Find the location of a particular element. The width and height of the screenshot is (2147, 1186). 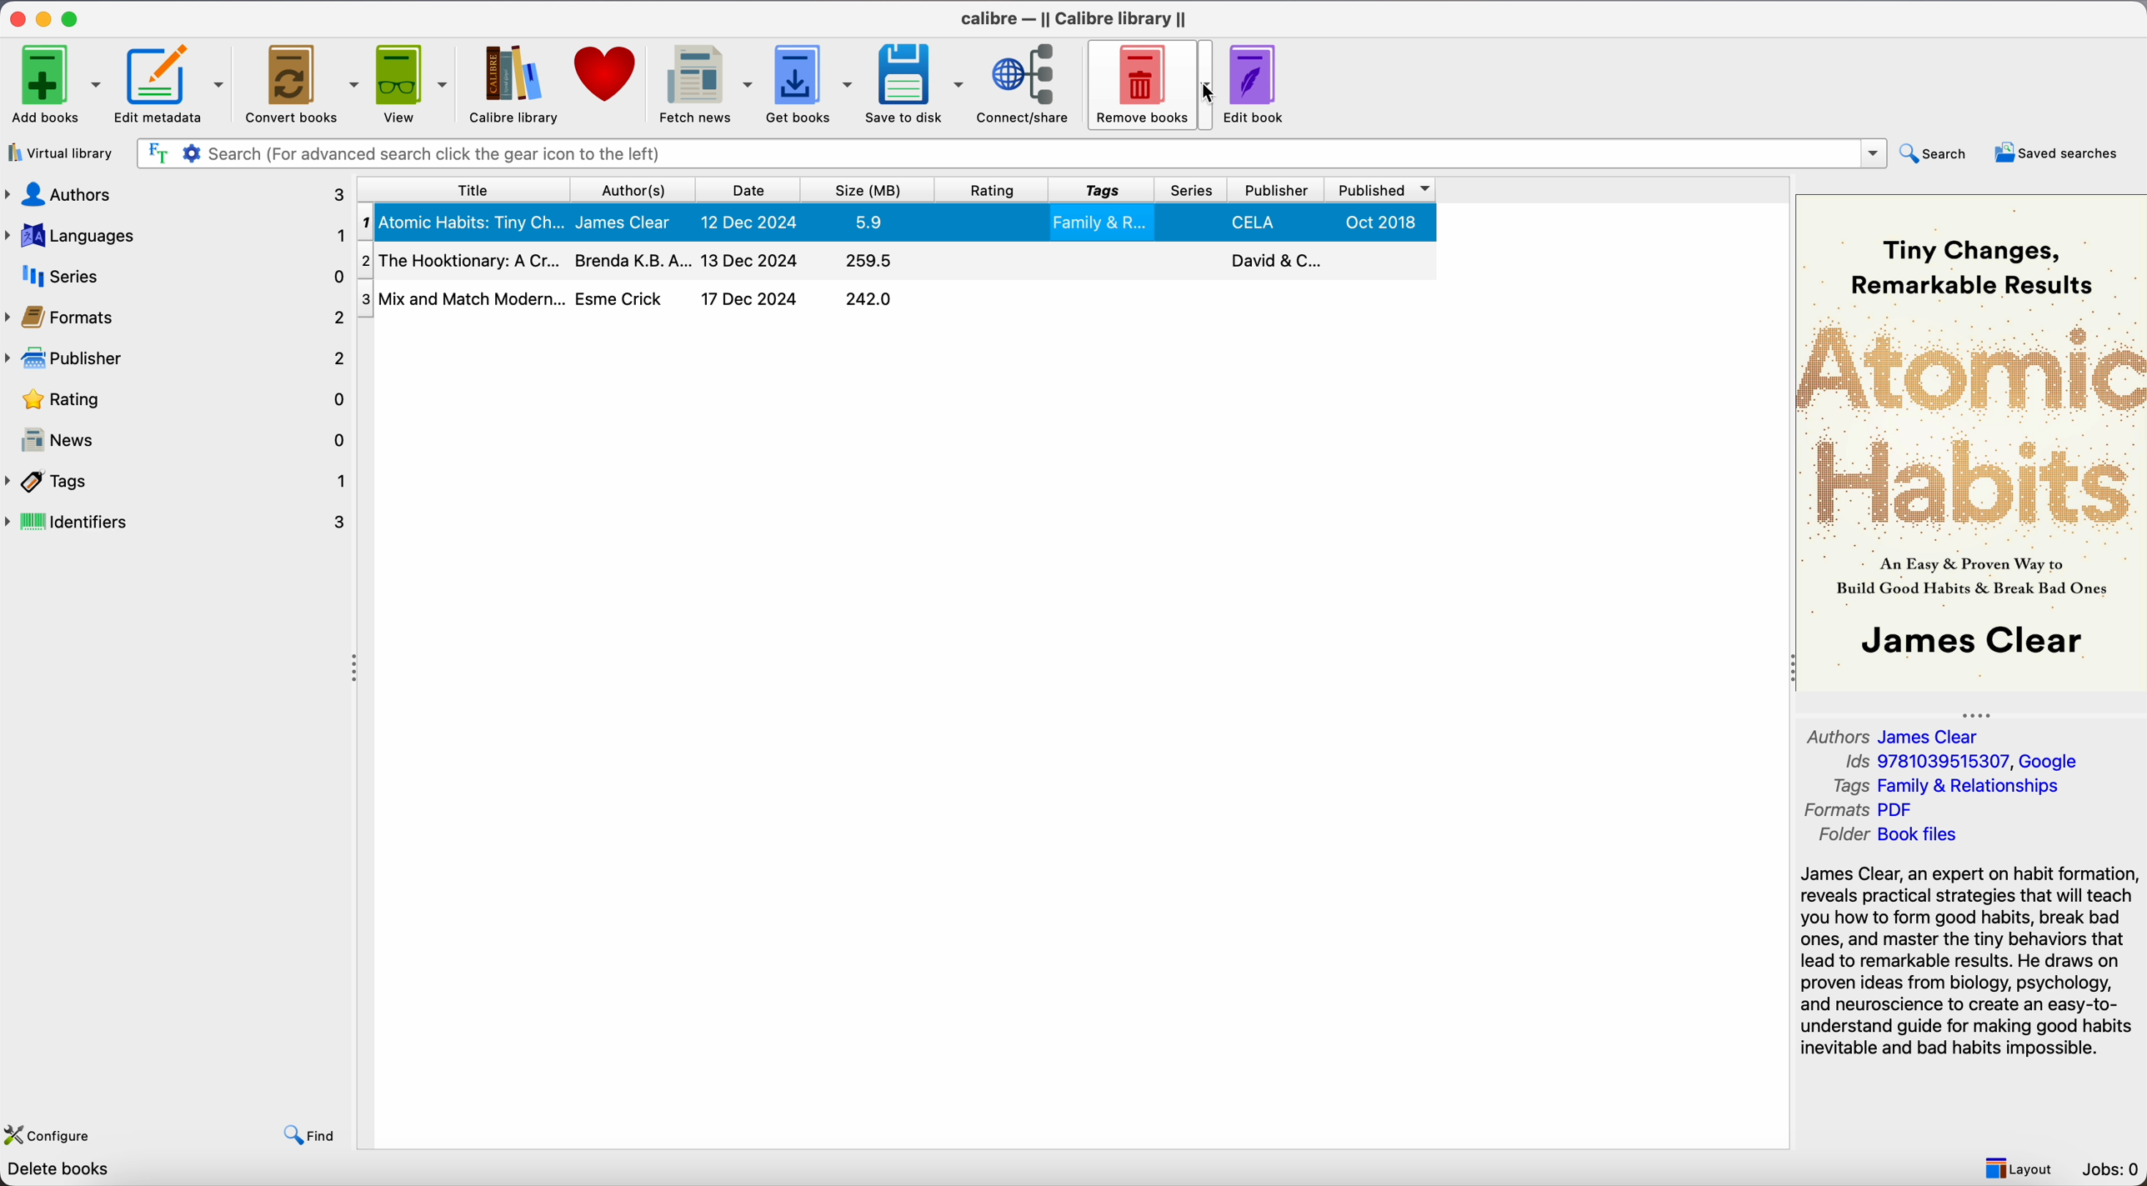

search is located at coordinates (1934, 153).